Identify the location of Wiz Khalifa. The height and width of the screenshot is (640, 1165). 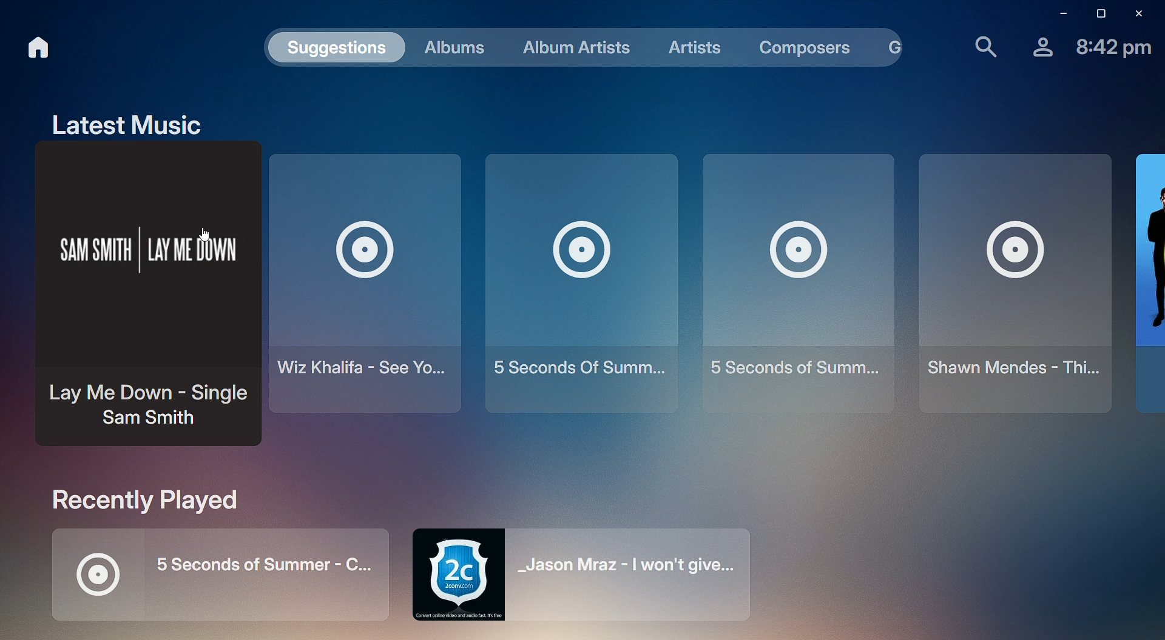
(365, 282).